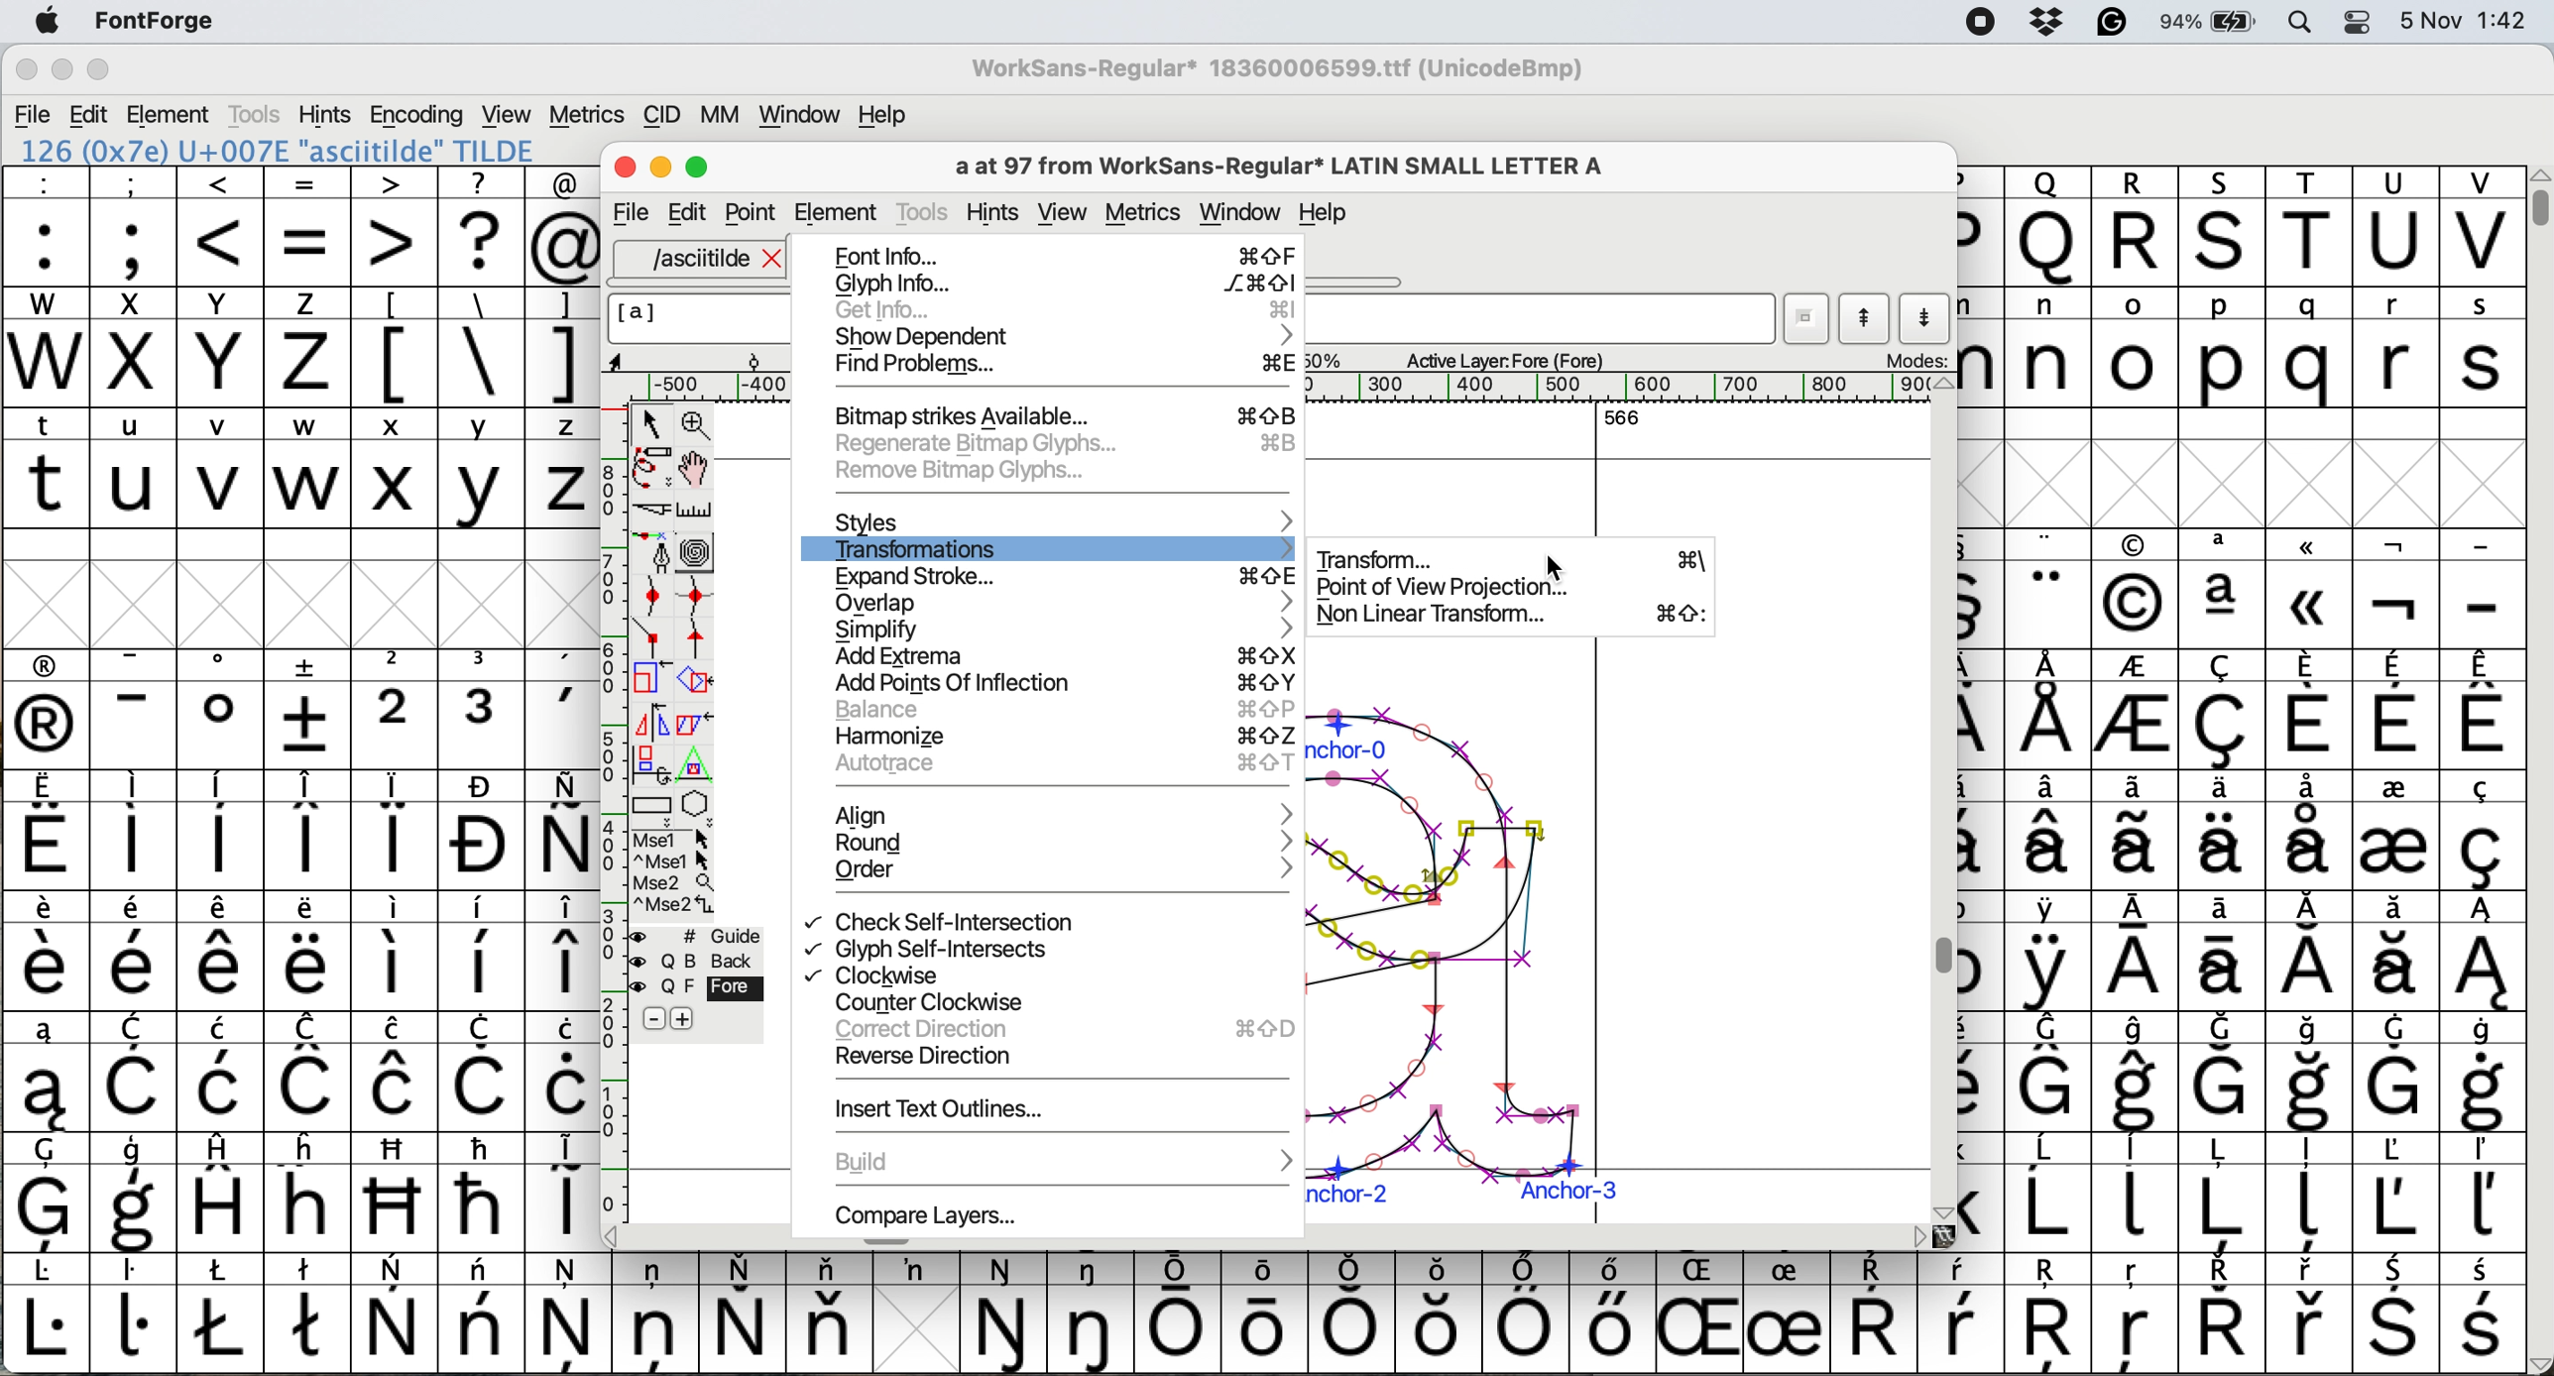  What do you see at coordinates (2223, 952) in the screenshot?
I see `symbol` at bounding box center [2223, 952].